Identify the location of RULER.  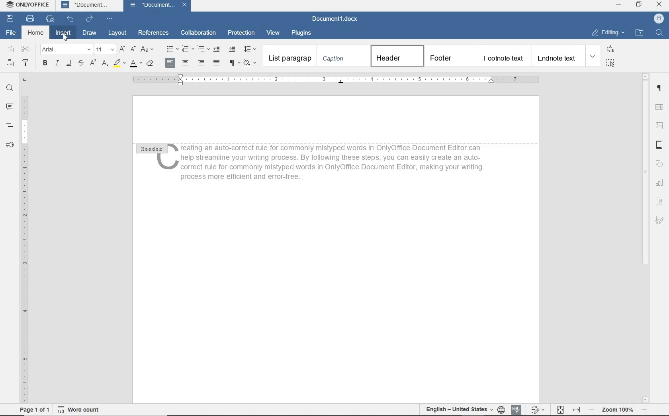
(336, 80).